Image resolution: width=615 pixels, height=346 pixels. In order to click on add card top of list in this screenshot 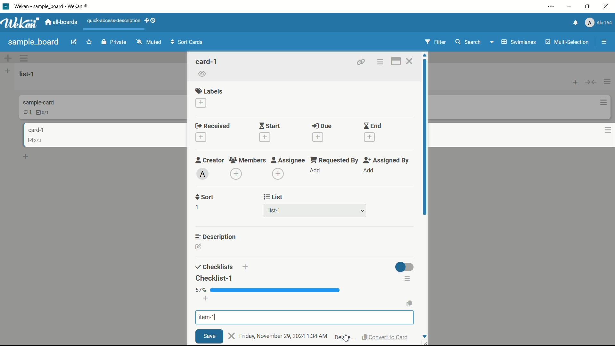, I will do `click(574, 82)`.